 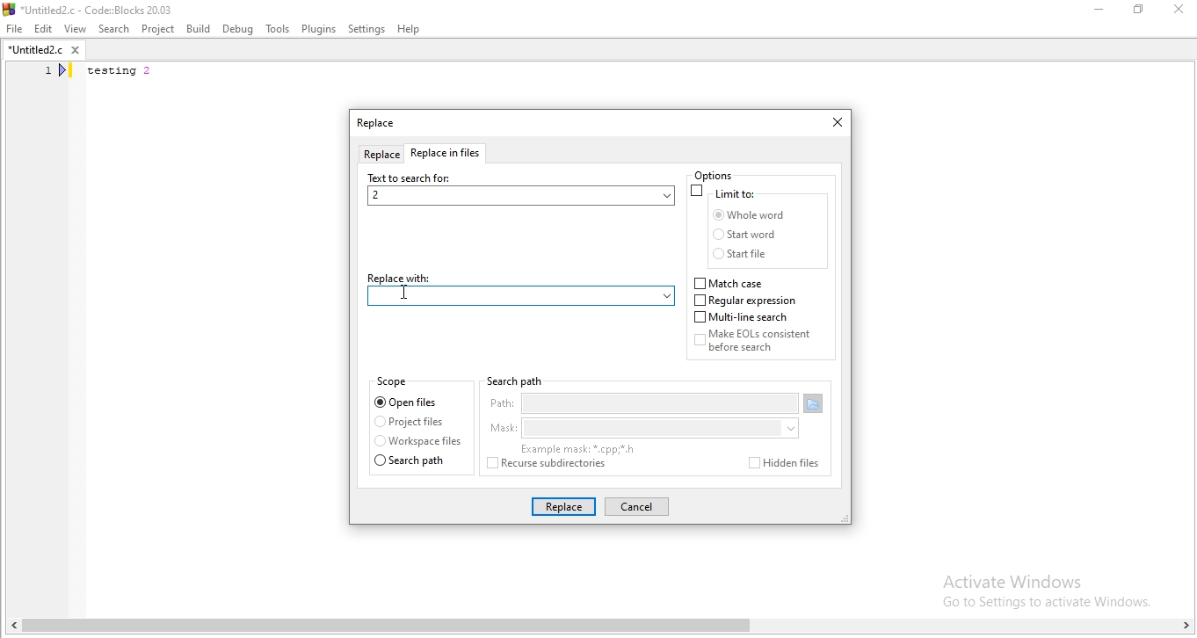 I want to click on View , so click(x=75, y=28).